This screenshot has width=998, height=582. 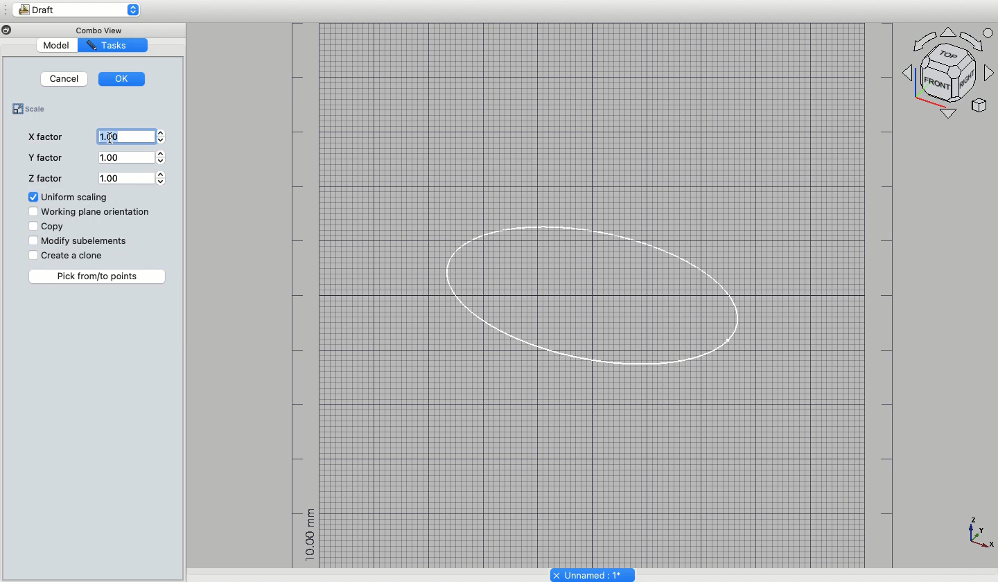 What do you see at coordinates (6, 30) in the screenshot?
I see `close` at bounding box center [6, 30].